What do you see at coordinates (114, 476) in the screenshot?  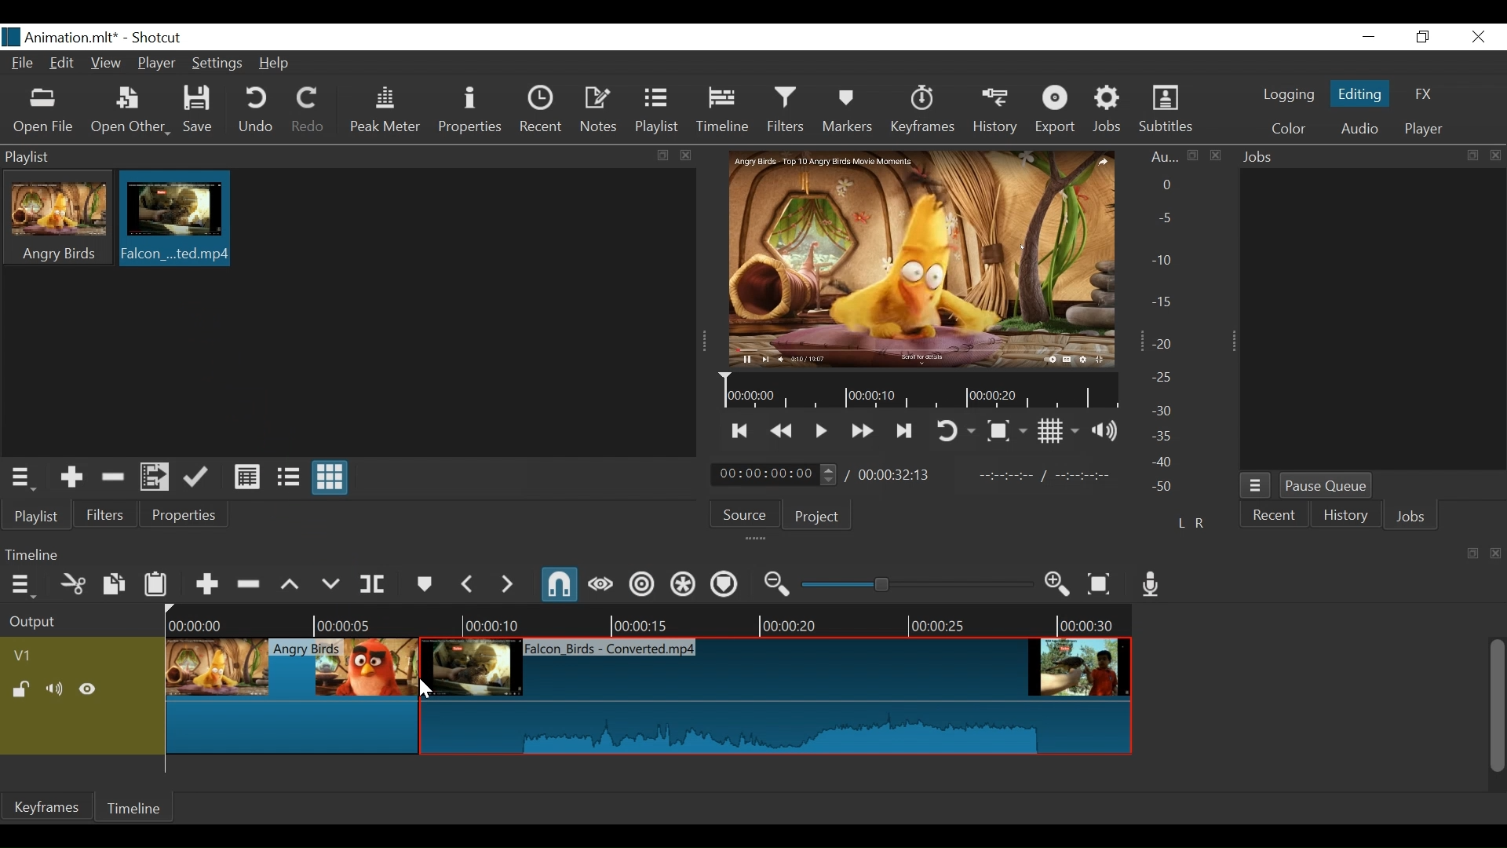 I see `Remove Cut` at bounding box center [114, 476].